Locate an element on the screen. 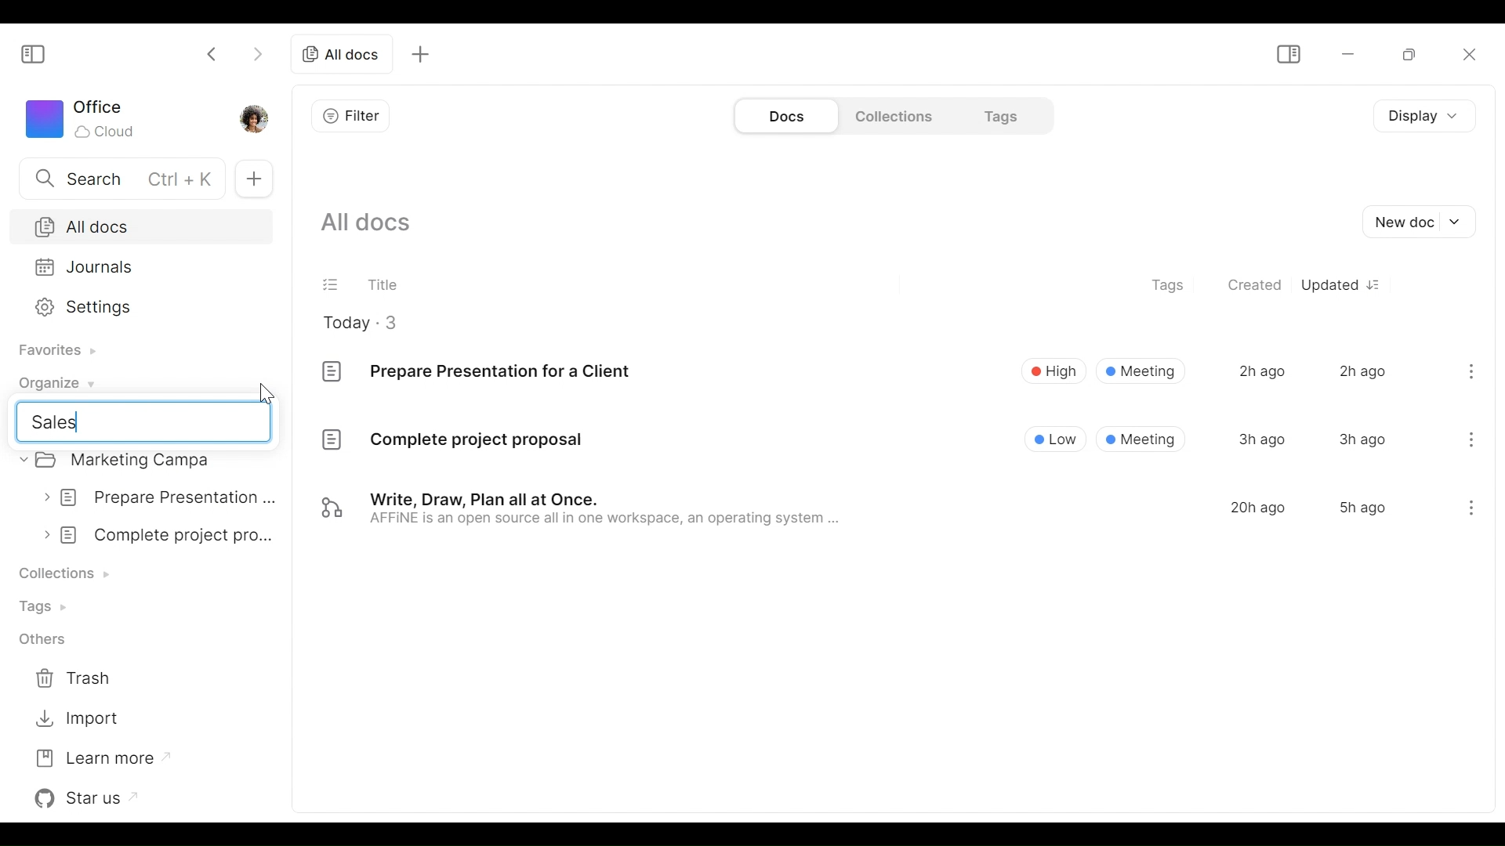 The image size is (1505, 846). prepare presentation is located at coordinates (161, 496).